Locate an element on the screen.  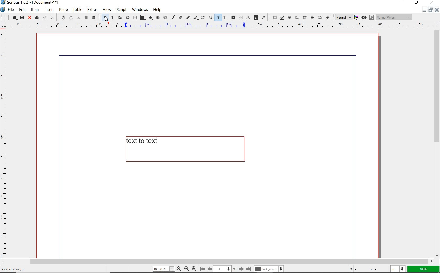
1 of 1 is located at coordinates (225, 269).